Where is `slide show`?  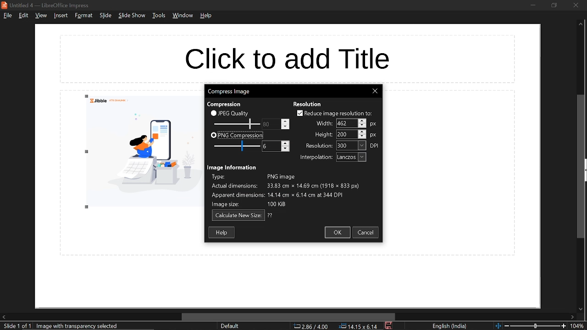
slide show is located at coordinates (132, 16).